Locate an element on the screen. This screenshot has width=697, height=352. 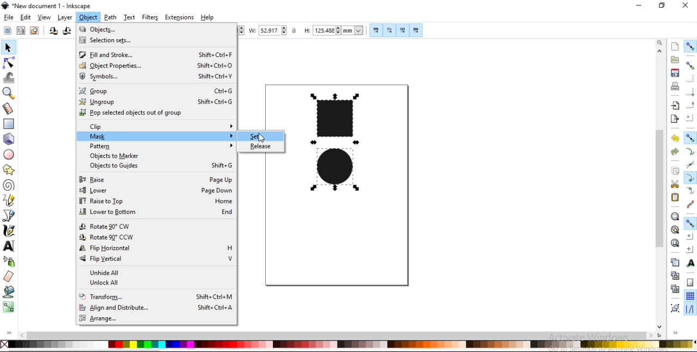
group objects is located at coordinates (674, 308).